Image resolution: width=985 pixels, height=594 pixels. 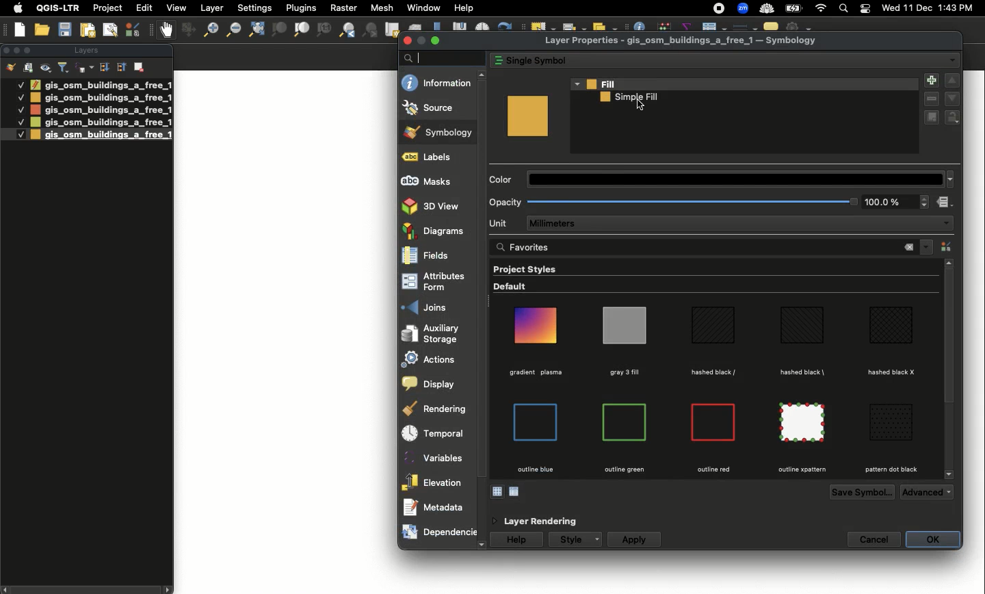 What do you see at coordinates (101, 135) in the screenshot?
I see `gis_osm_buildings_a_free_1` at bounding box center [101, 135].